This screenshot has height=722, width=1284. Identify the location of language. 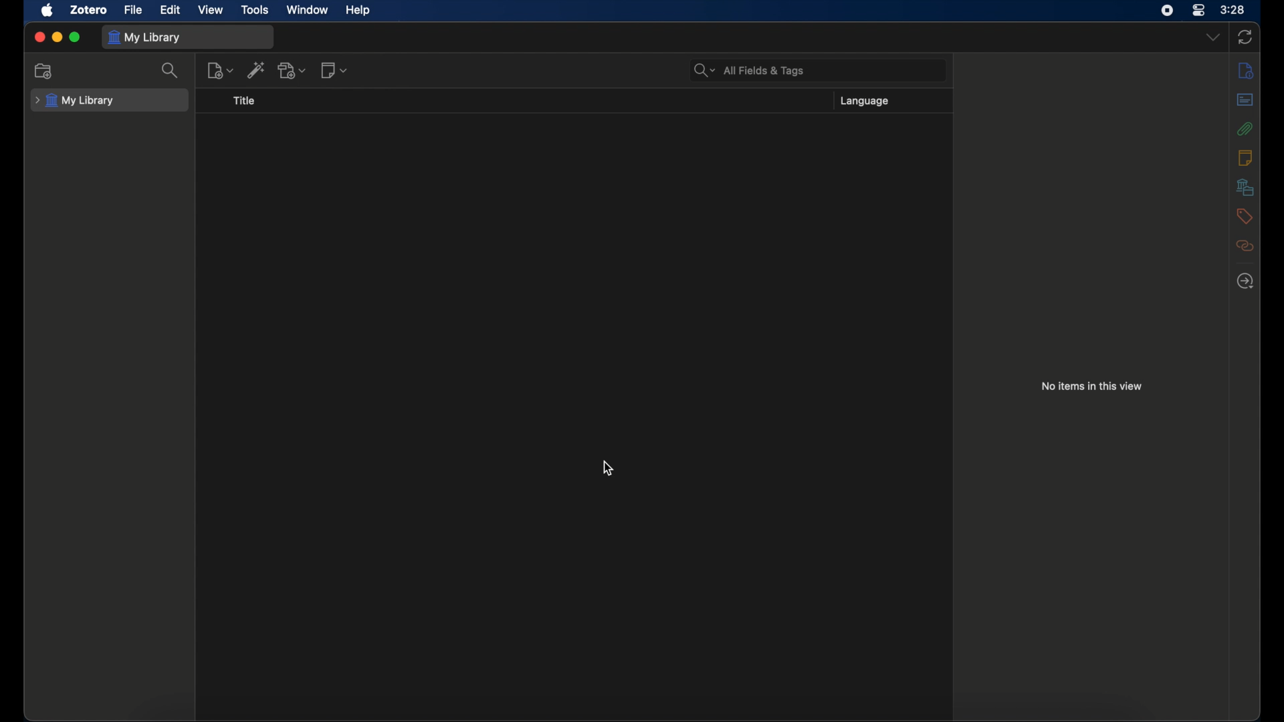
(865, 101).